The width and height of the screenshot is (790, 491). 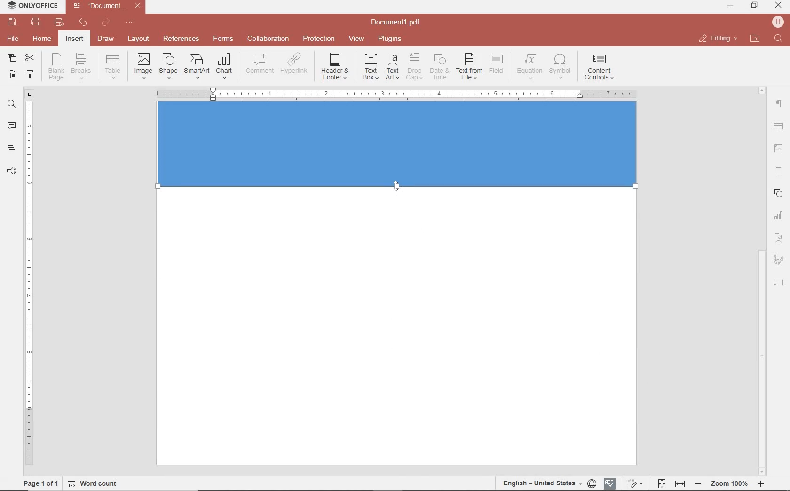 What do you see at coordinates (83, 23) in the screenshot?
I see `undo` at bounding box center [83, 23].